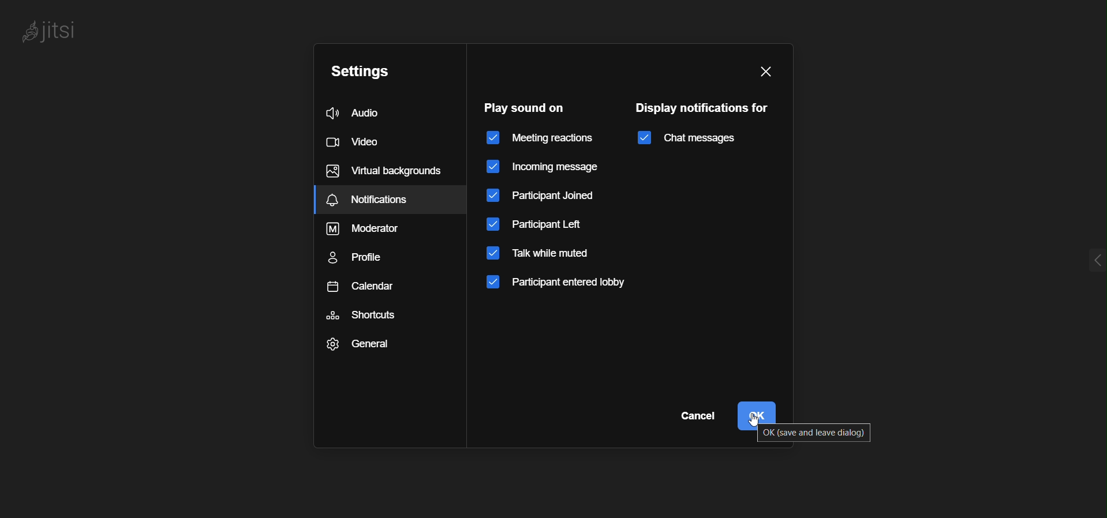 This screenshot has height=518, width=1107. I want to click on calendar, so click(373, 287).